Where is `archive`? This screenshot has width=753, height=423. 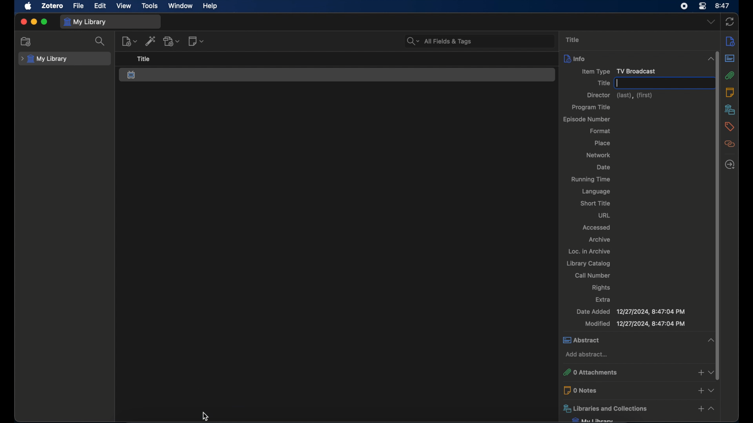 archive is located at coordinates (600, 240).